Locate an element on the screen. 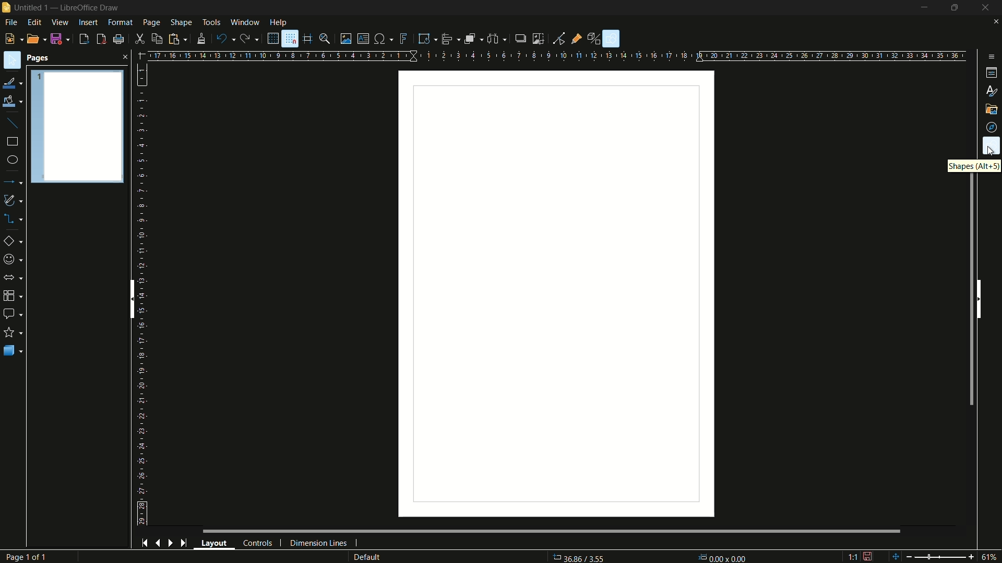  Page 1 of 1 is located at coordinates (31, 557).